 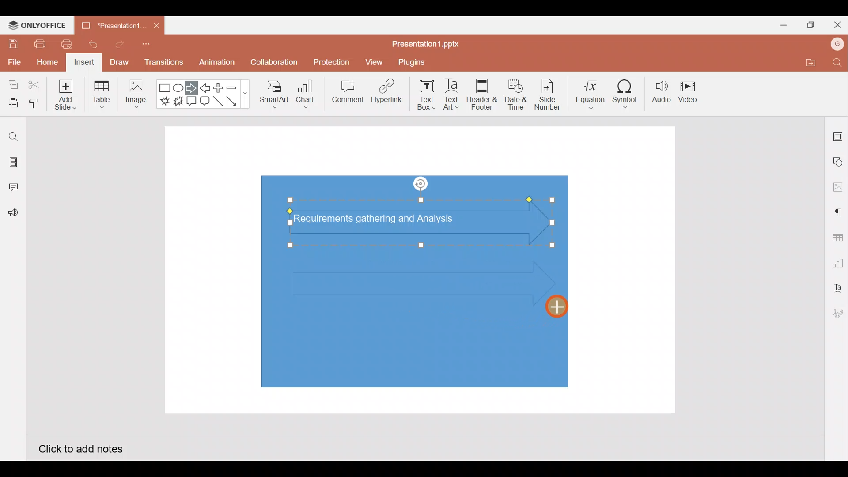 I want to click on Arrow, so click(x=237, y=101).